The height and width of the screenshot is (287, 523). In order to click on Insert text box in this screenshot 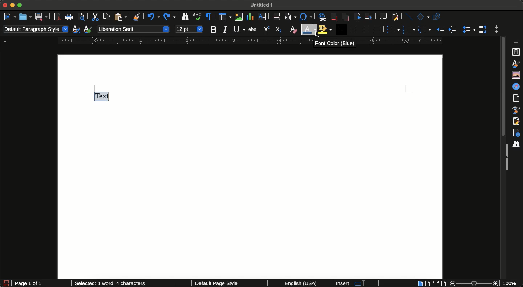, I will do `click(264, 18)`.